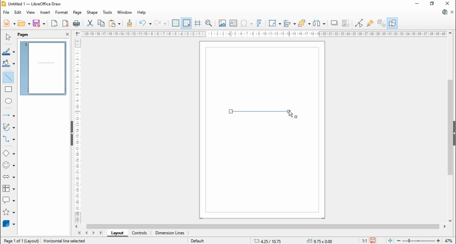 The image size is (456, 244). Describe the element at coordinates (115, 23) in the screenshot. I see `paste` at that location.